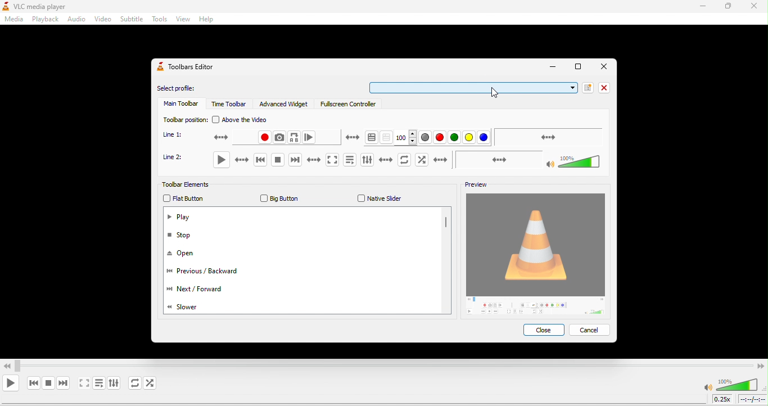  What do you see at coordinates (383, 364) in the screenshot?
I see `Video Scroll bar` at bounding box center [383, 364].